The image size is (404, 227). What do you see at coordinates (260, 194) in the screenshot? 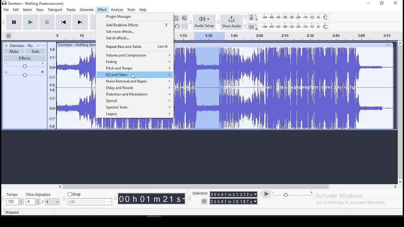
I see `` at bounding box center [260, 194].